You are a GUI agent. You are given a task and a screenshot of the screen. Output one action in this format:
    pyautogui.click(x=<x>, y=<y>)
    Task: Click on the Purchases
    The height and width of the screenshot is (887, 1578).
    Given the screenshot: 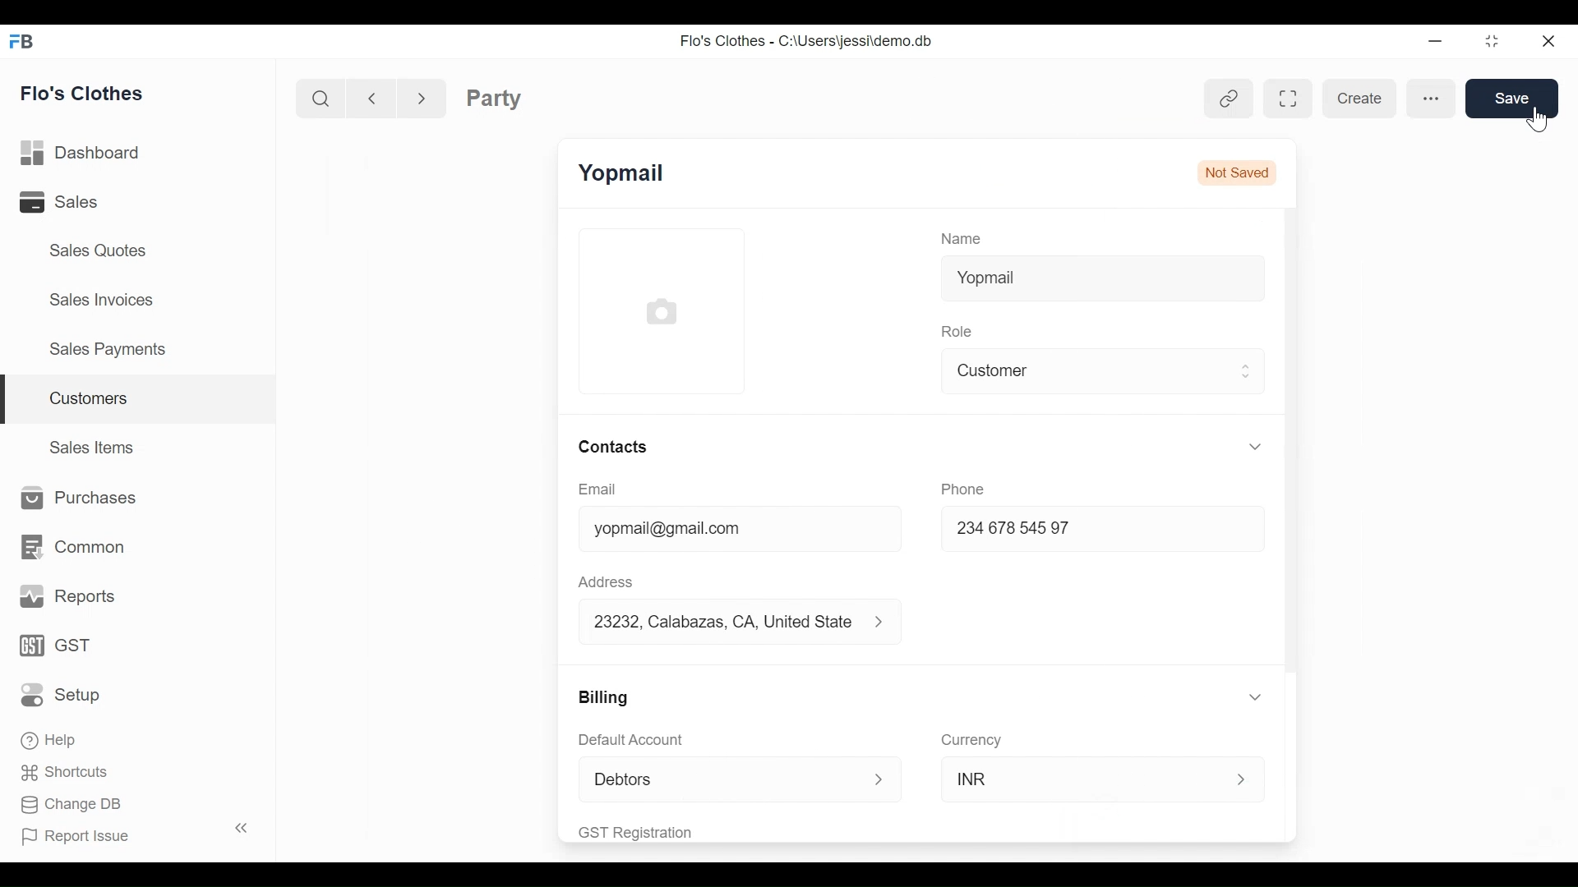 What is the action you would take?
    pyautogui.click(x=74, y=499)
    